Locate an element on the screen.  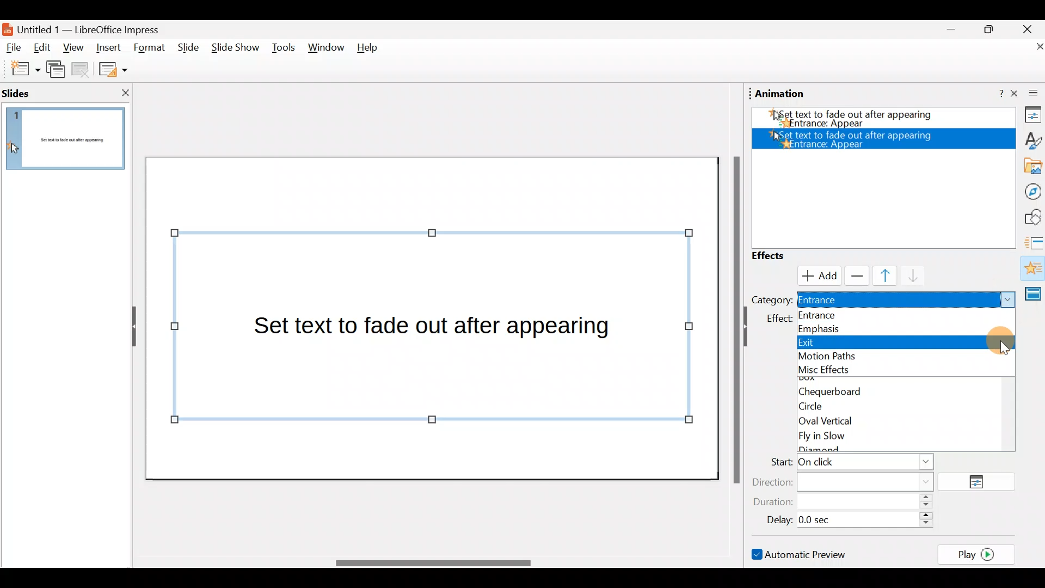
Presentation slide is located at coordinates (434, 317).